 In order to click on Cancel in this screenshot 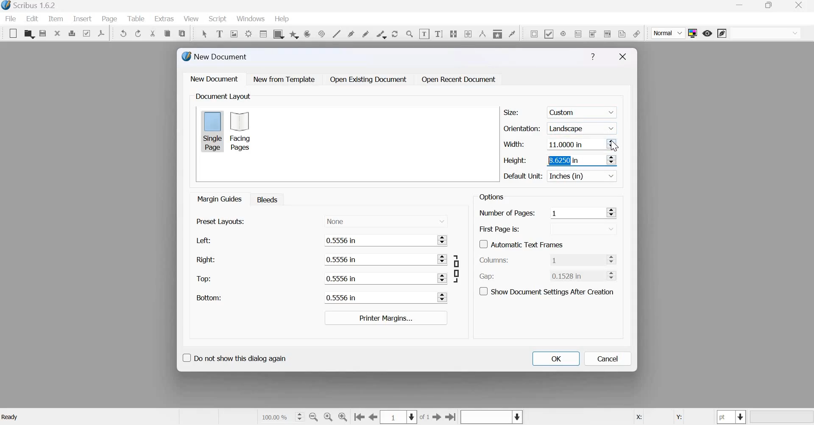, I will do `click(608, 359)`.